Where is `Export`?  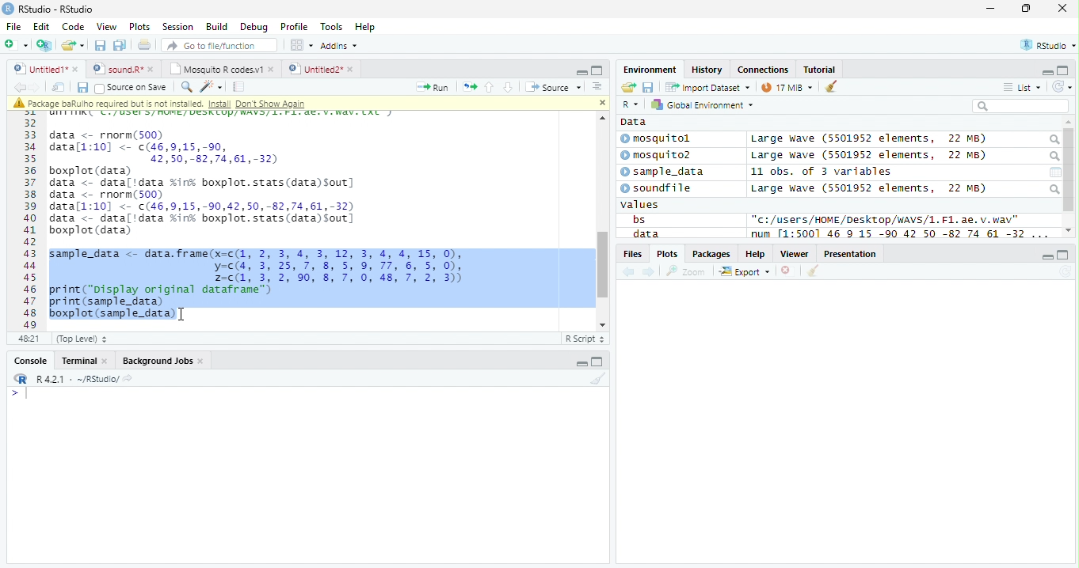 Export is located at coordinates (745, 272).